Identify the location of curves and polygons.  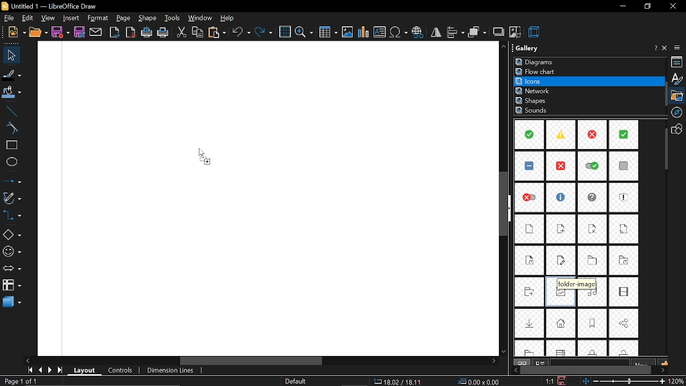
(12, 198).